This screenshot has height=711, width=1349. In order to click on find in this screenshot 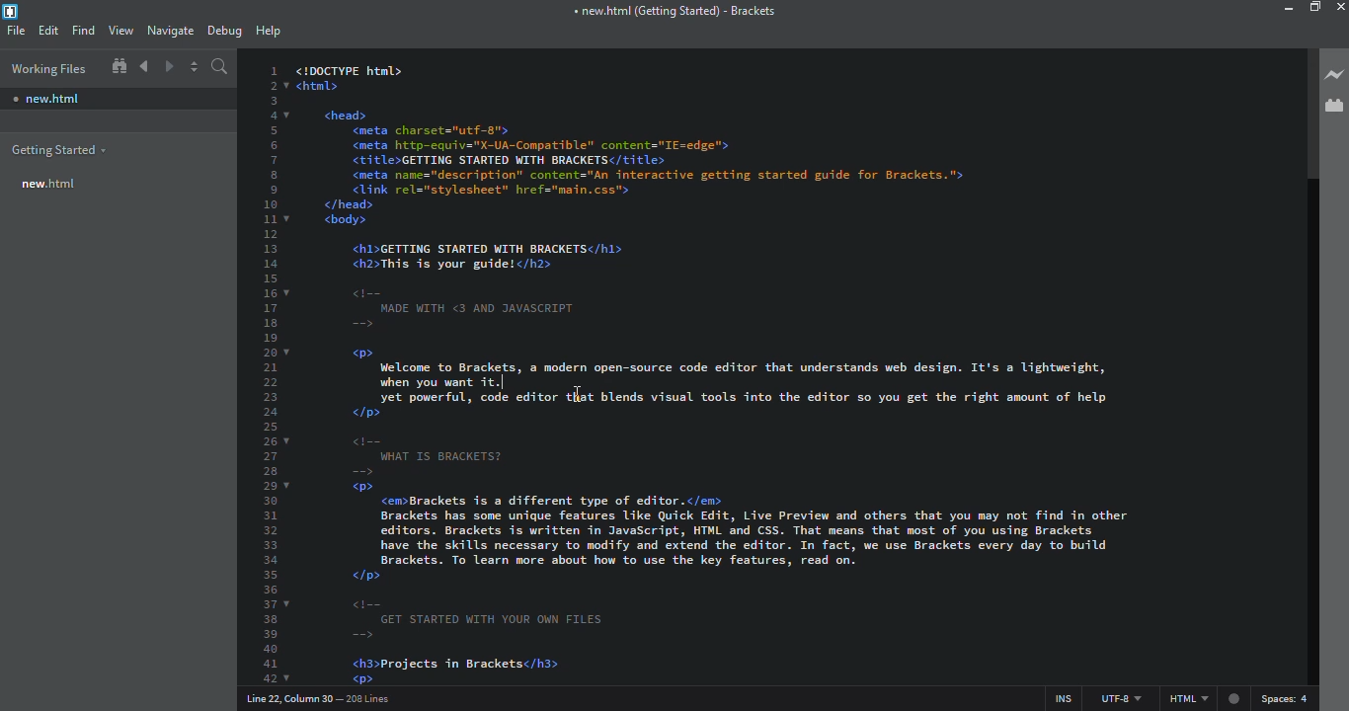, I will do `click(84, 31)`.